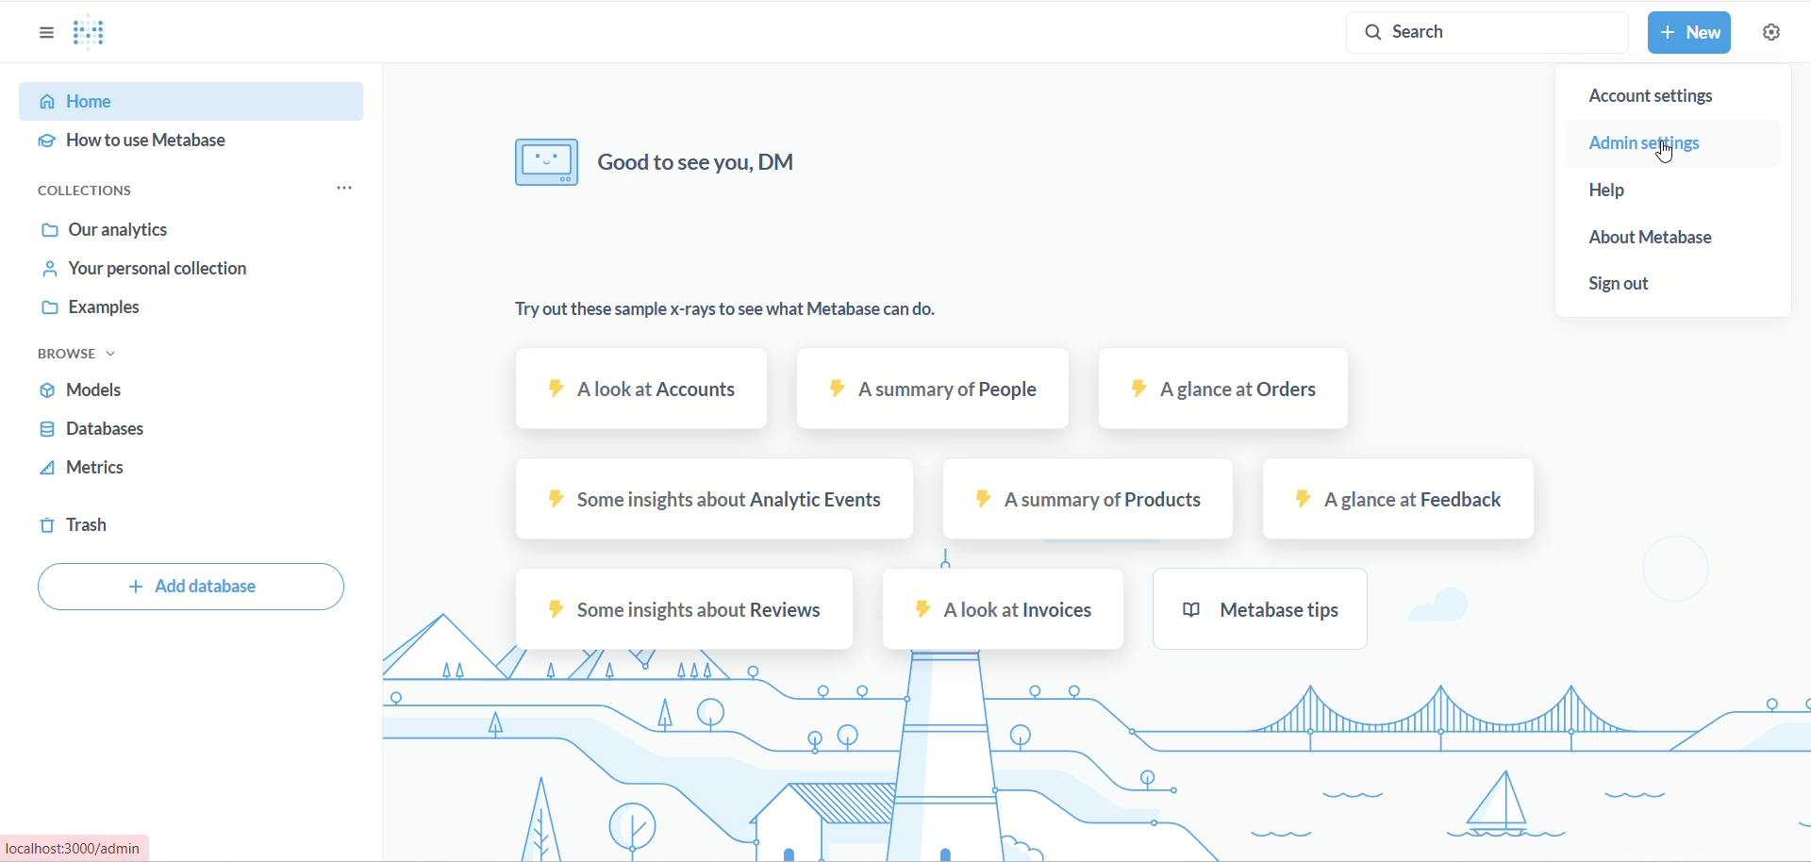 The image size is (1811, 862). What do you see at coordinates (1644, 142) in the screenshot?
I see `admin settings` at bounding box center [1644, 142].